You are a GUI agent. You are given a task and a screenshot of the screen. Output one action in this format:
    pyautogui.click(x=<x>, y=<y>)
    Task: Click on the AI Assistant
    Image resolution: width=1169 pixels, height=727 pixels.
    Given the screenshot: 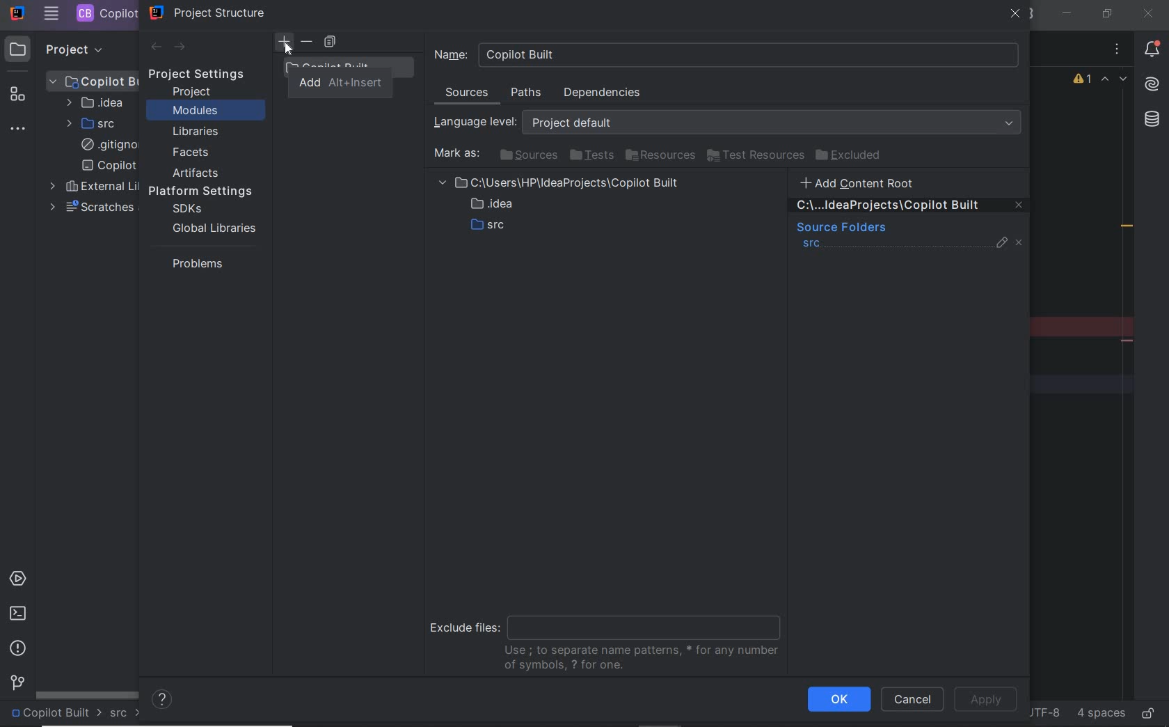 What is the action you would take?
    pyautogui.click(x=1151, y=84)
    